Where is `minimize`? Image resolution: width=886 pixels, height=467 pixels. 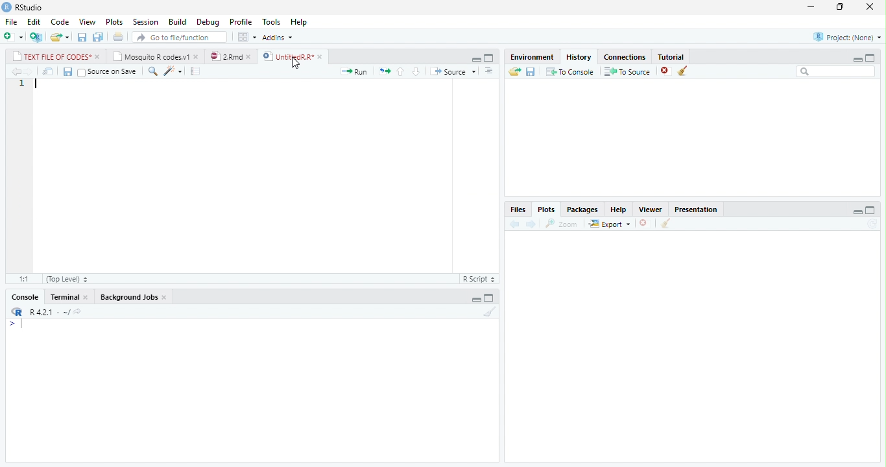 minimize is located at coordinates (811, 6).